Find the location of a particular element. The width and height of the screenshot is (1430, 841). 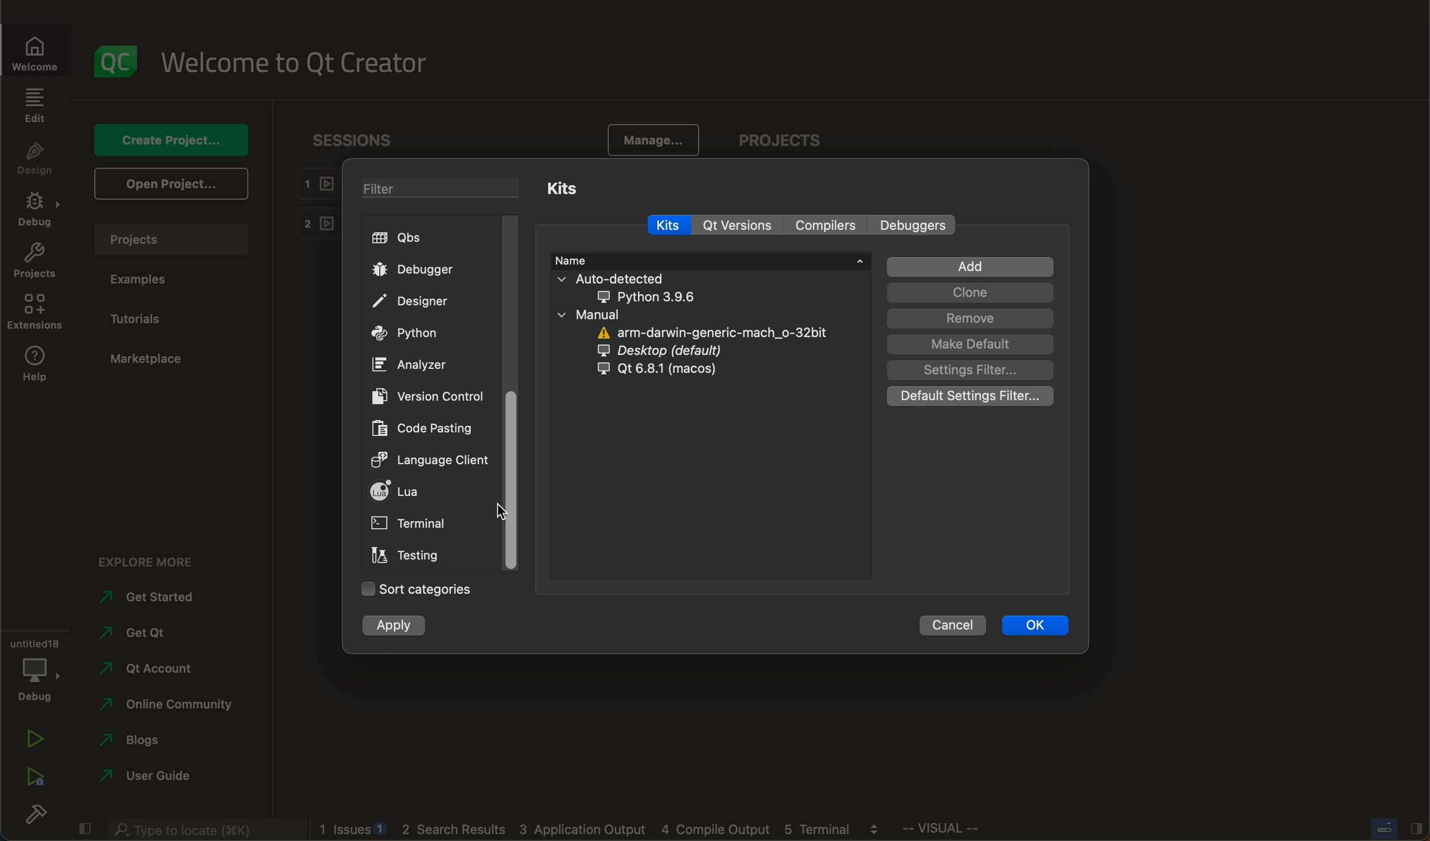

code is located at coordinates (424, 429).